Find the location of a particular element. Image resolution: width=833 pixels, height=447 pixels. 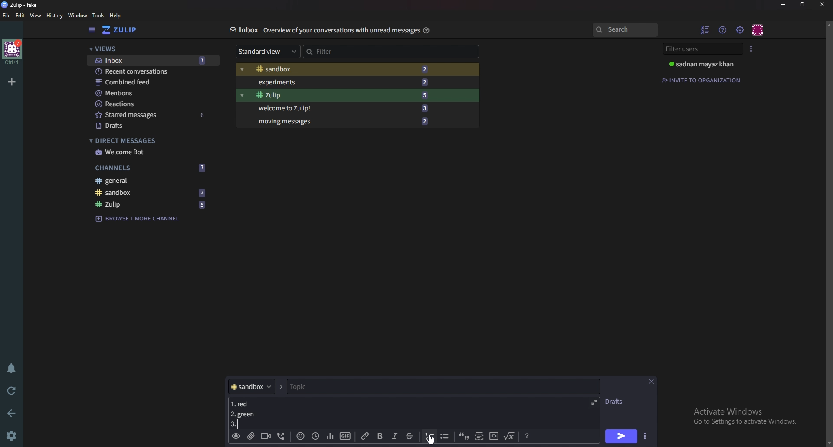

Zulip is located at coordinates (340, 95).